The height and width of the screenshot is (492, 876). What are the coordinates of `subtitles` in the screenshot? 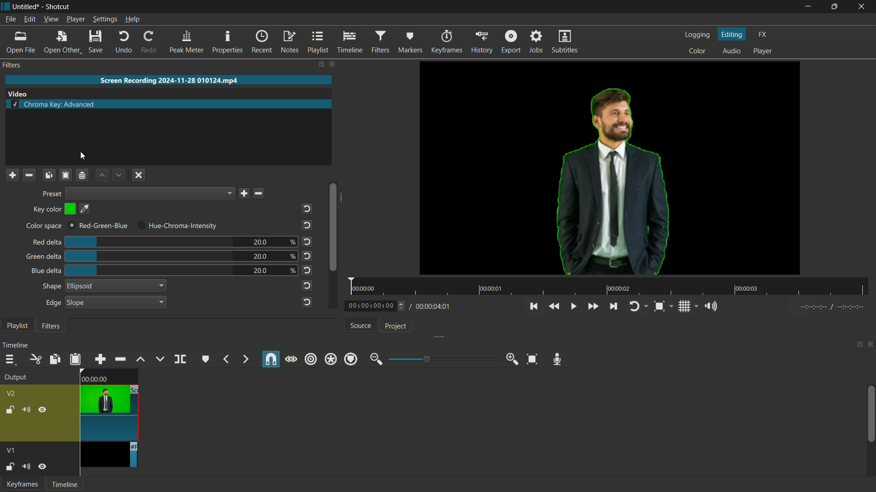 It's located at (566, 41).